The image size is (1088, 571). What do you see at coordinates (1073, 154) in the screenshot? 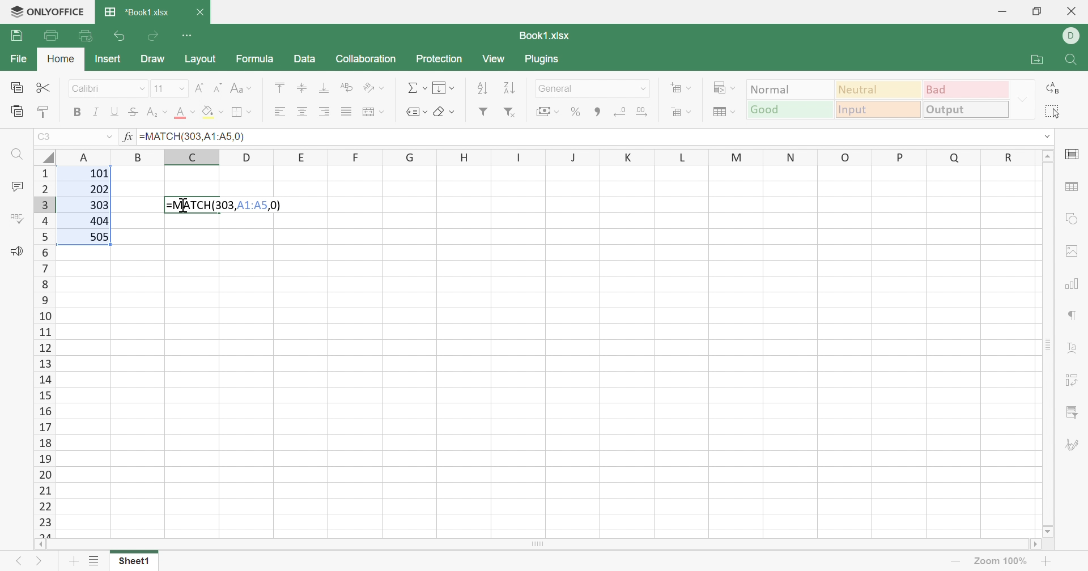
I see `cell settings` at bounding box center [1073, 154].